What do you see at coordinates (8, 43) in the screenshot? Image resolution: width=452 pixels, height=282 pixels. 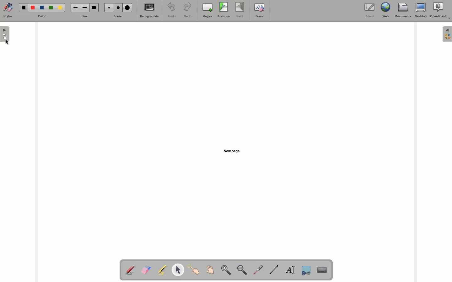 I see `Cursor` at bounding box center [8, 43].